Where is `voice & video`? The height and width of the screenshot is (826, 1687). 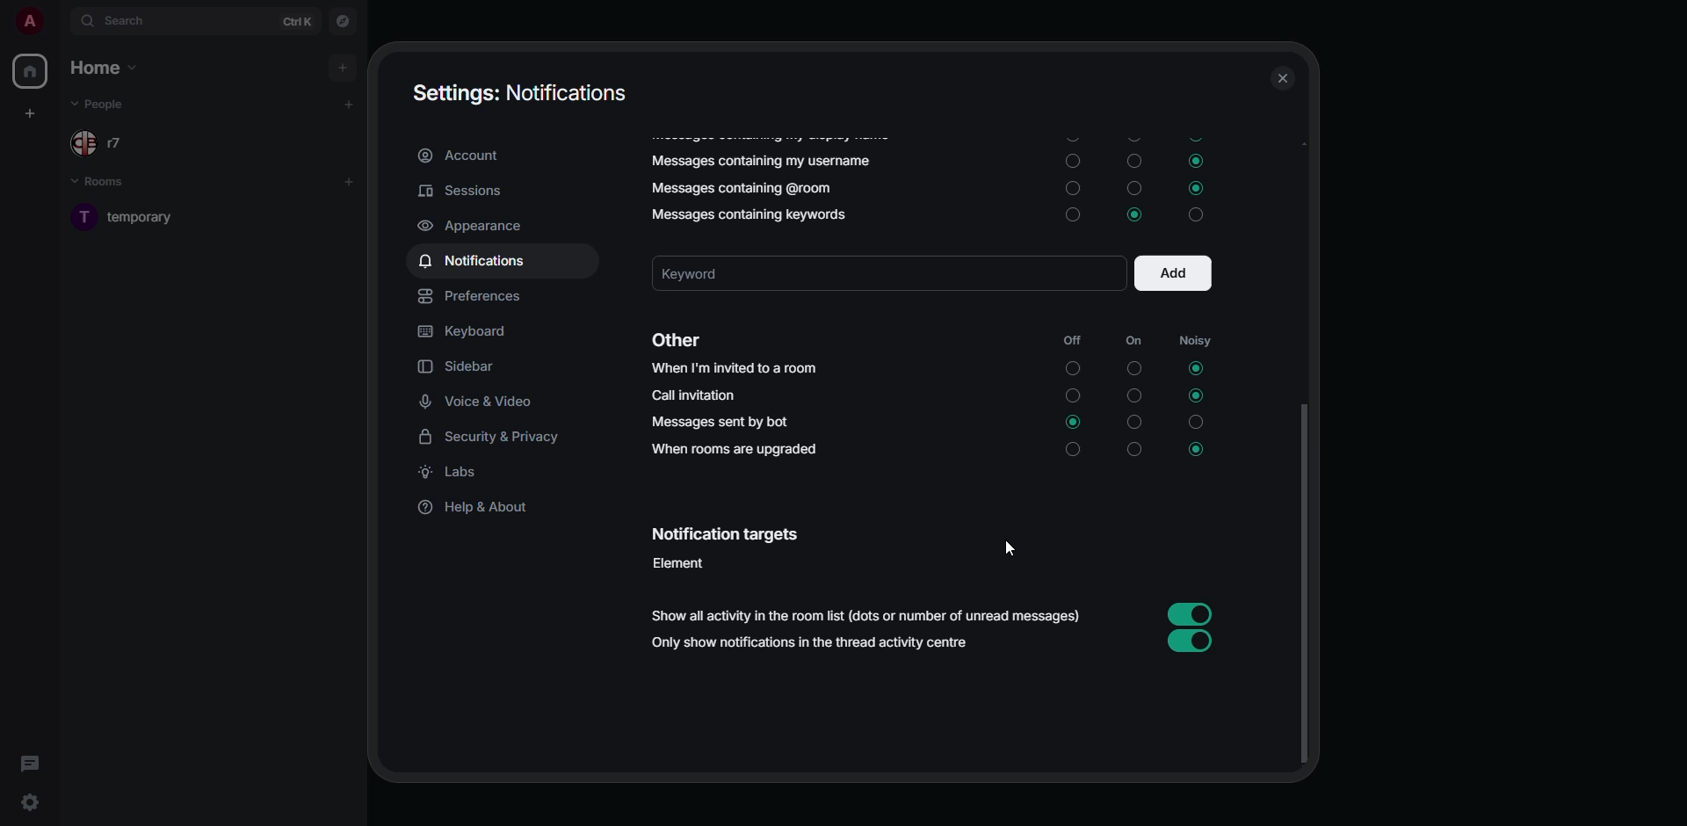 voice & video is located at coordinates (481, 402).